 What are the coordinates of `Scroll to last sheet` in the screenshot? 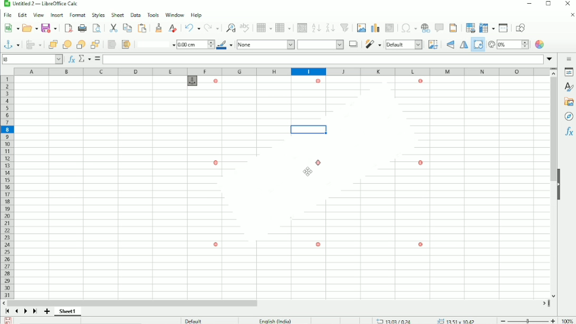 It's located at (35, 312).